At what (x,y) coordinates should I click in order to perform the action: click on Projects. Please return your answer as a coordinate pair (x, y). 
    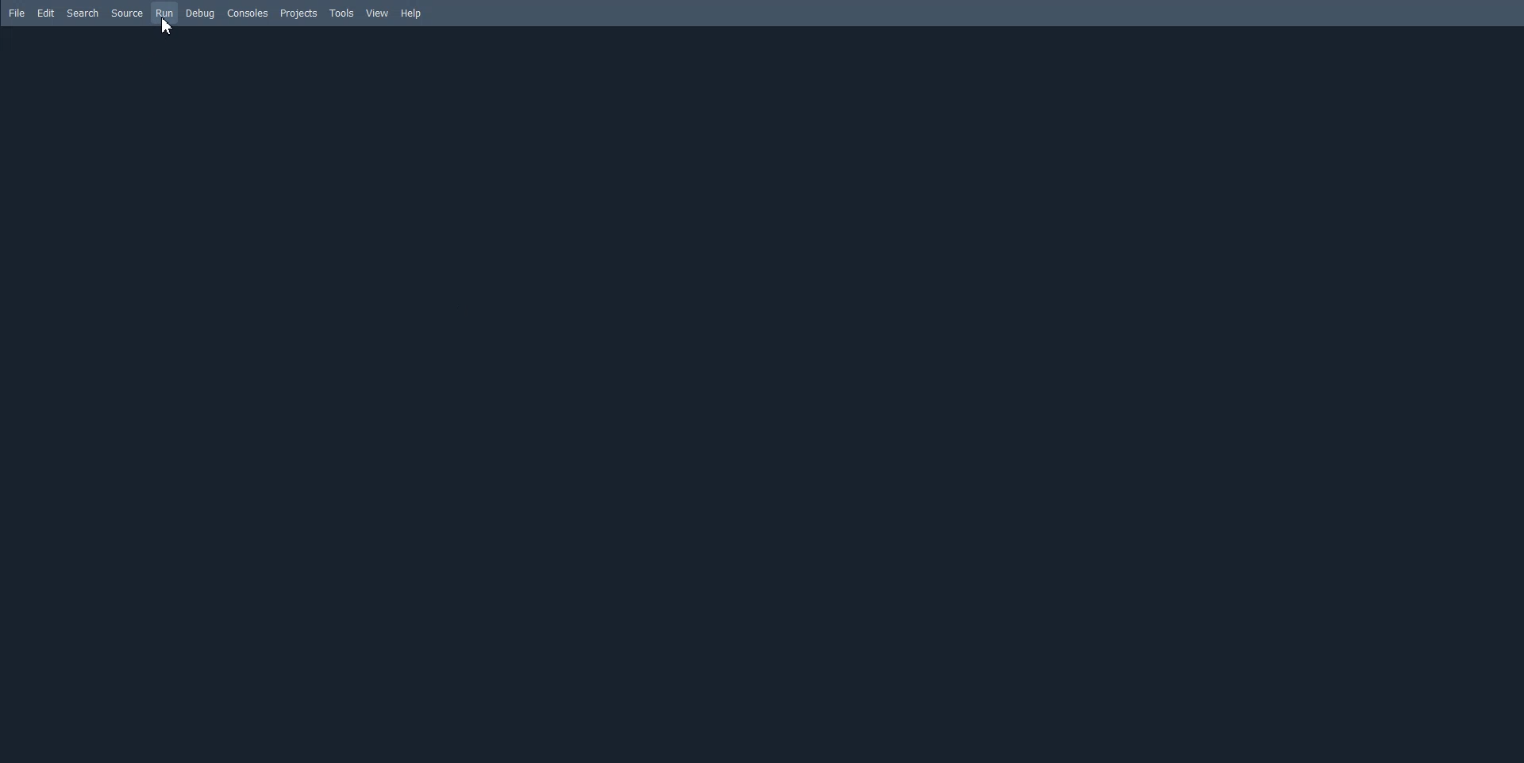
    Looking at the image, I should click on (298, 13).